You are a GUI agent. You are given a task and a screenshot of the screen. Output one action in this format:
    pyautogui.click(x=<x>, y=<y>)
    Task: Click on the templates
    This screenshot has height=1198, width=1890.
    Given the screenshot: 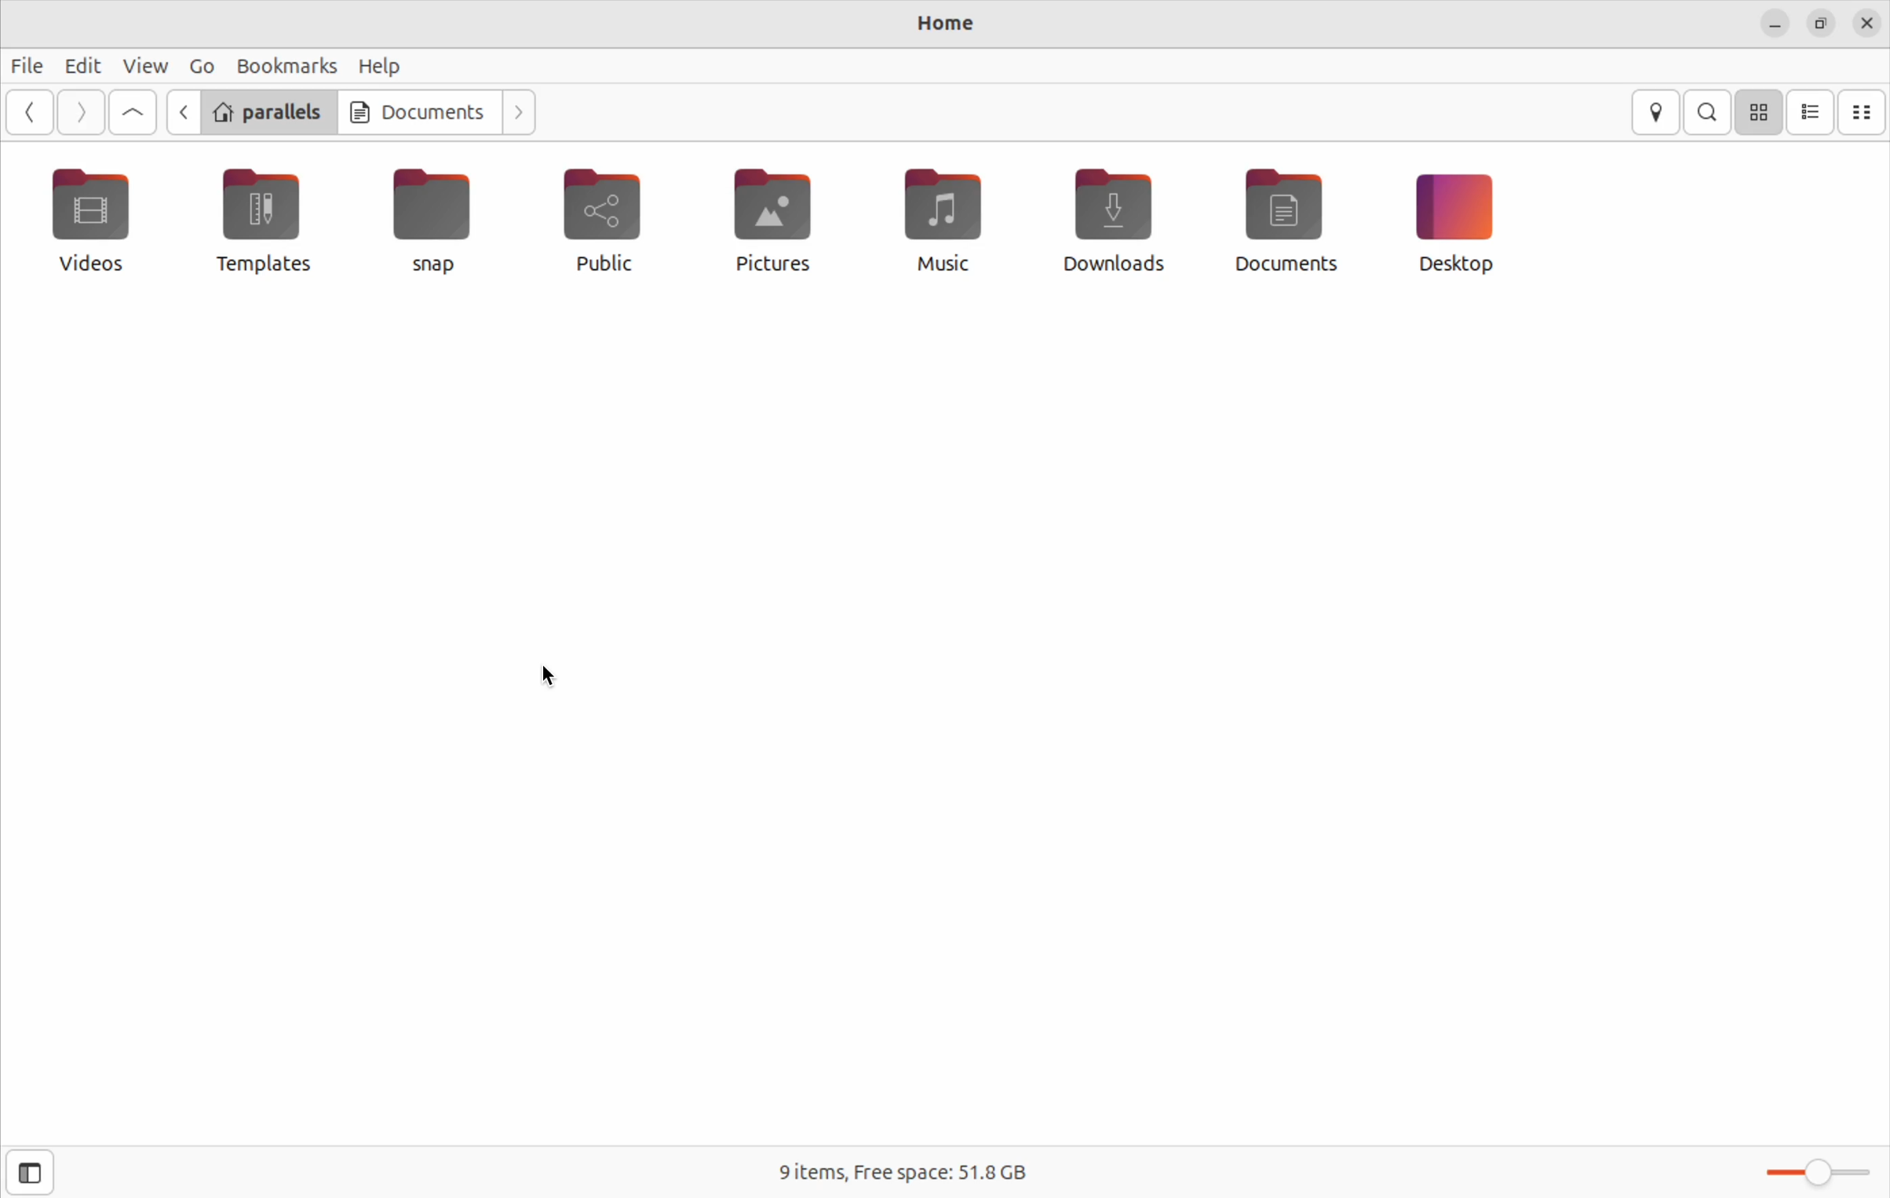 What is the action you would take?
    pyautogui.click(x=261, y=221)
    